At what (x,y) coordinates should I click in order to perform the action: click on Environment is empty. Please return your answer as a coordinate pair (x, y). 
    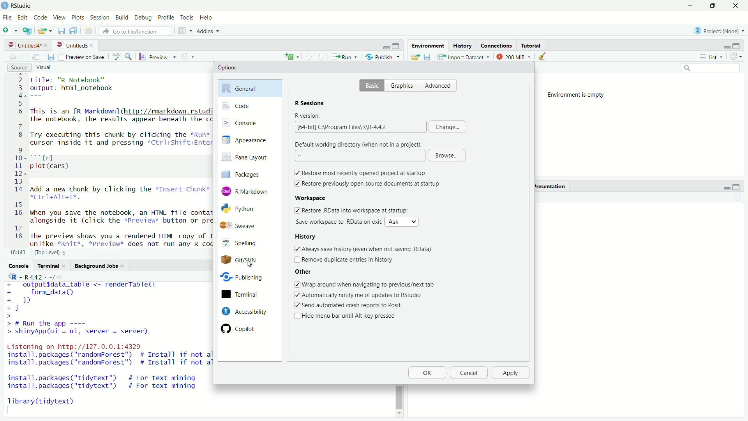
    Looking at the image, I should click on (579, 95).